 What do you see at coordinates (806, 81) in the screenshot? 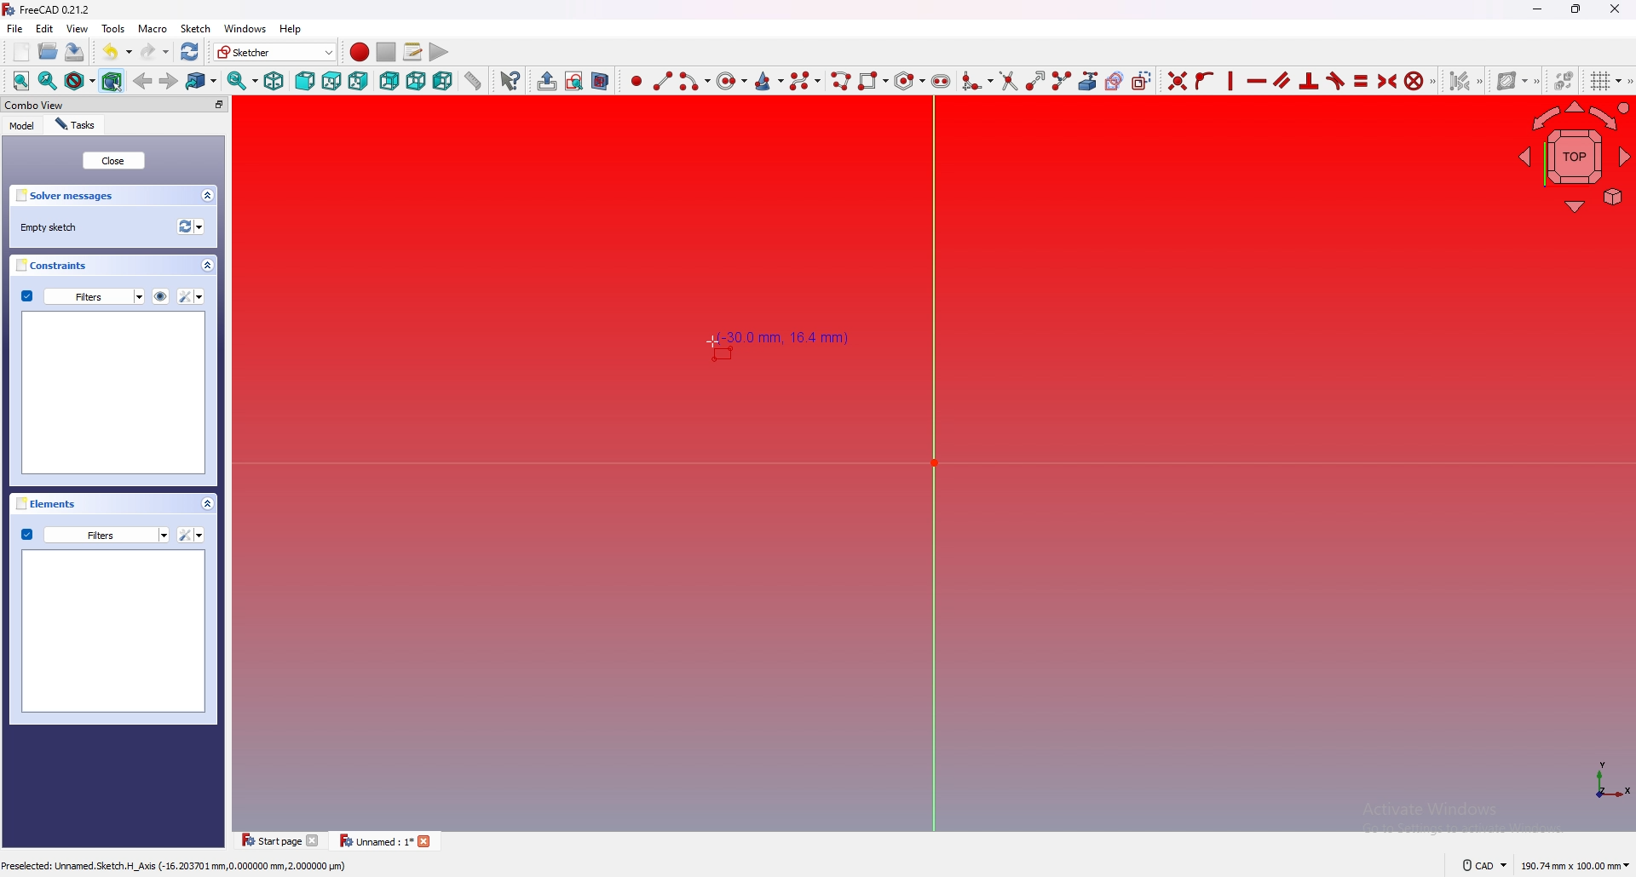
I see `create b spline` at bounding box center [806, 81].